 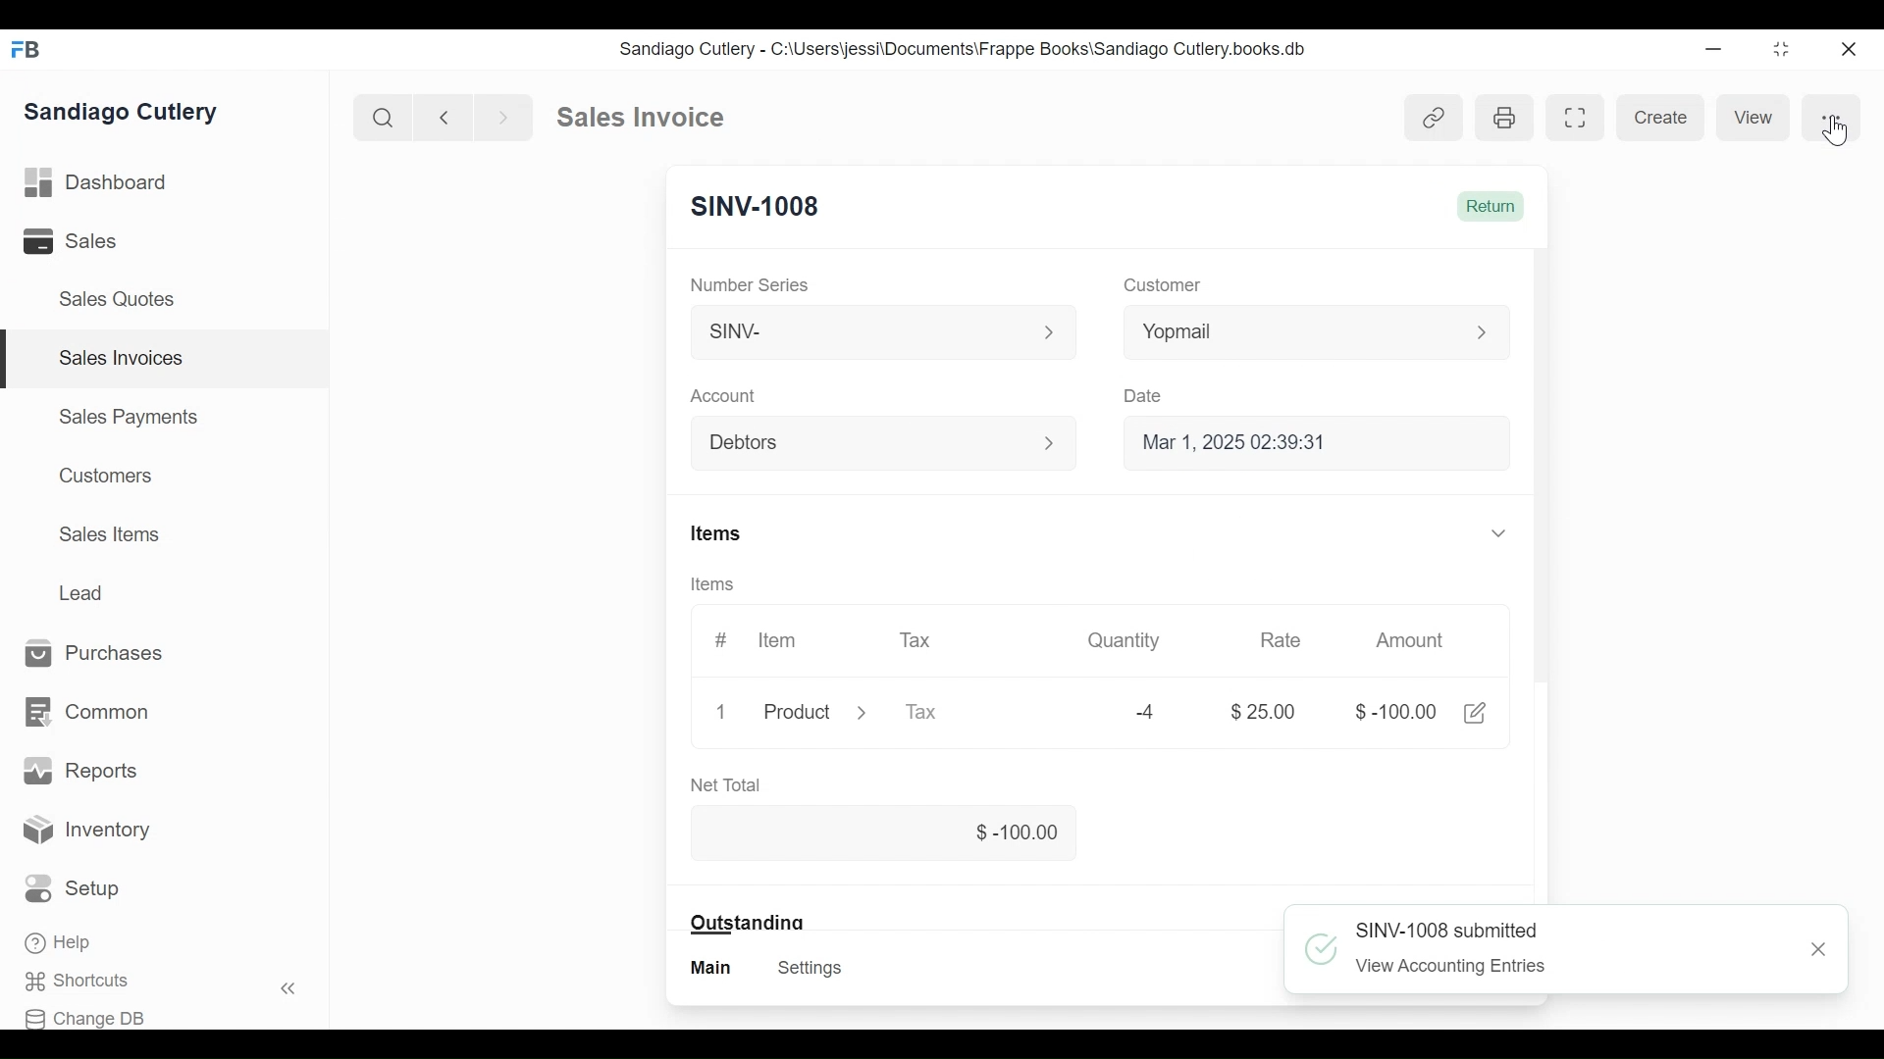 I want to click on Lead, so click(x=82, y=590).